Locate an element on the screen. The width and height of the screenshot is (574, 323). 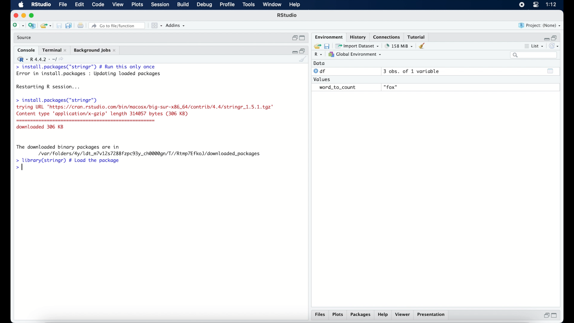
build is located at coordinates (183, 4).